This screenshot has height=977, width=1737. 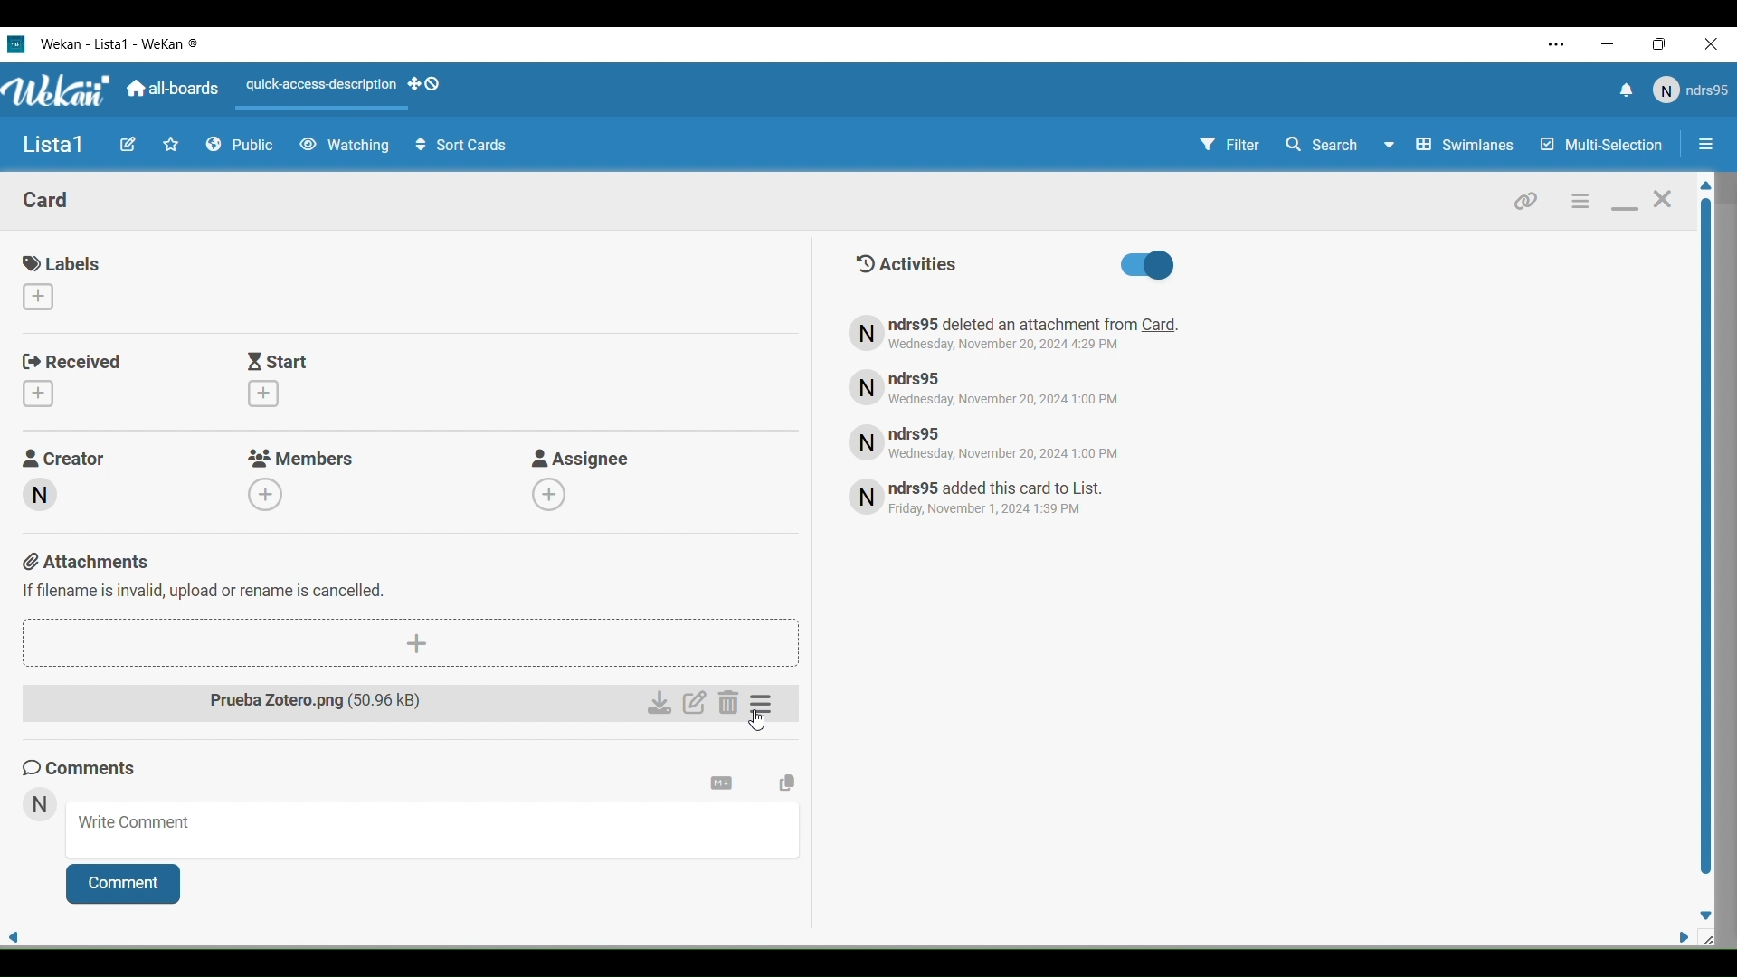 What do you see at coordinates (15, 43) in the screenshot?
I see `Wekan logo` at bounding box center [15, 43].